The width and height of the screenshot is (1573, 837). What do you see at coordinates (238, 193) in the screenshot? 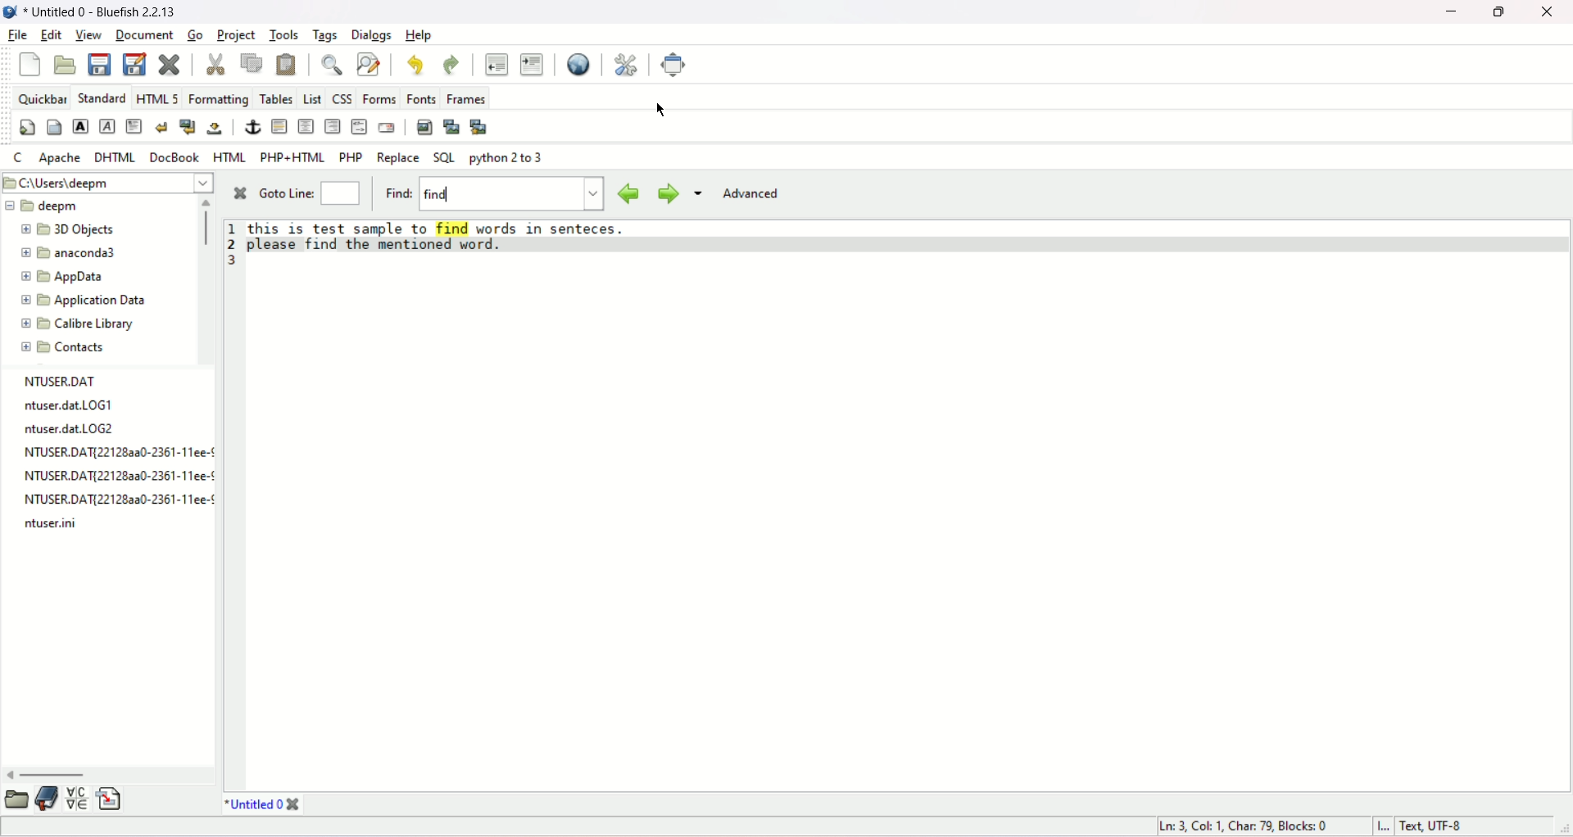
I see `close` at bounding box center [238, 193].